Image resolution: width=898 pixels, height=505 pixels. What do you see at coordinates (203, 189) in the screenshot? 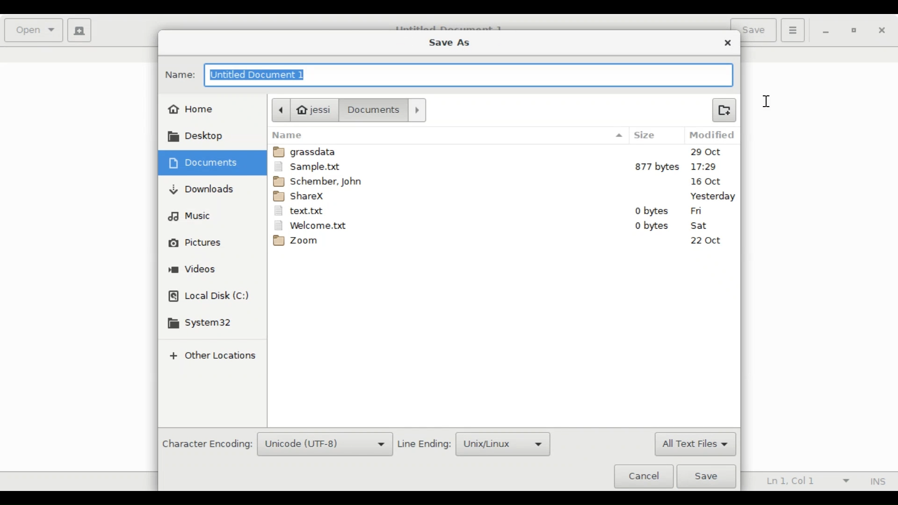
I see `Downloads` at bounding box center [203, 189].